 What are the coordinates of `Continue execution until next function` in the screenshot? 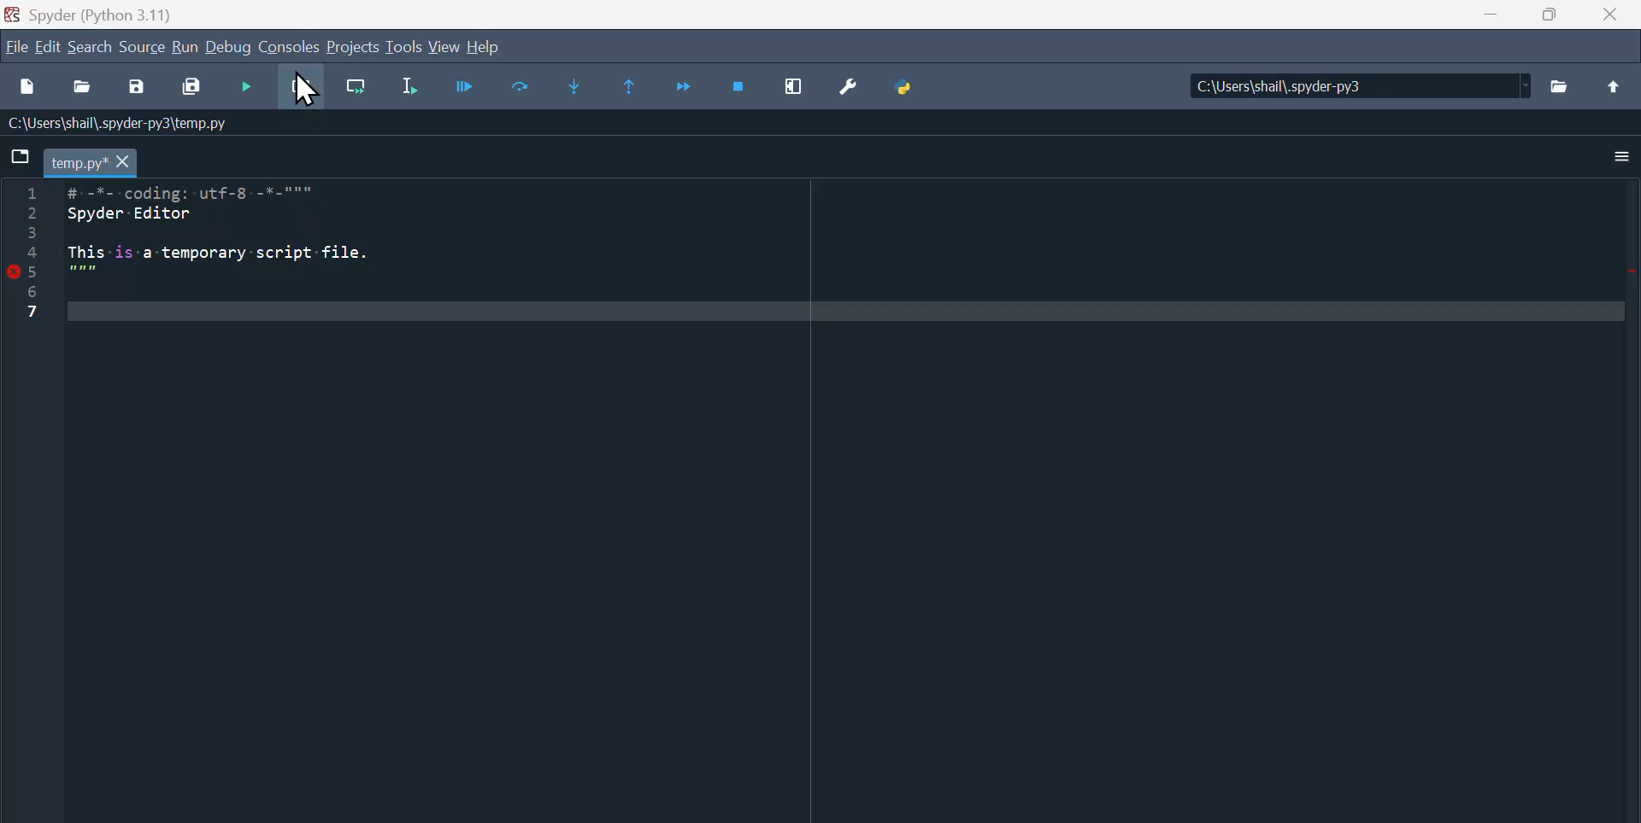 It's located at (681, 87).